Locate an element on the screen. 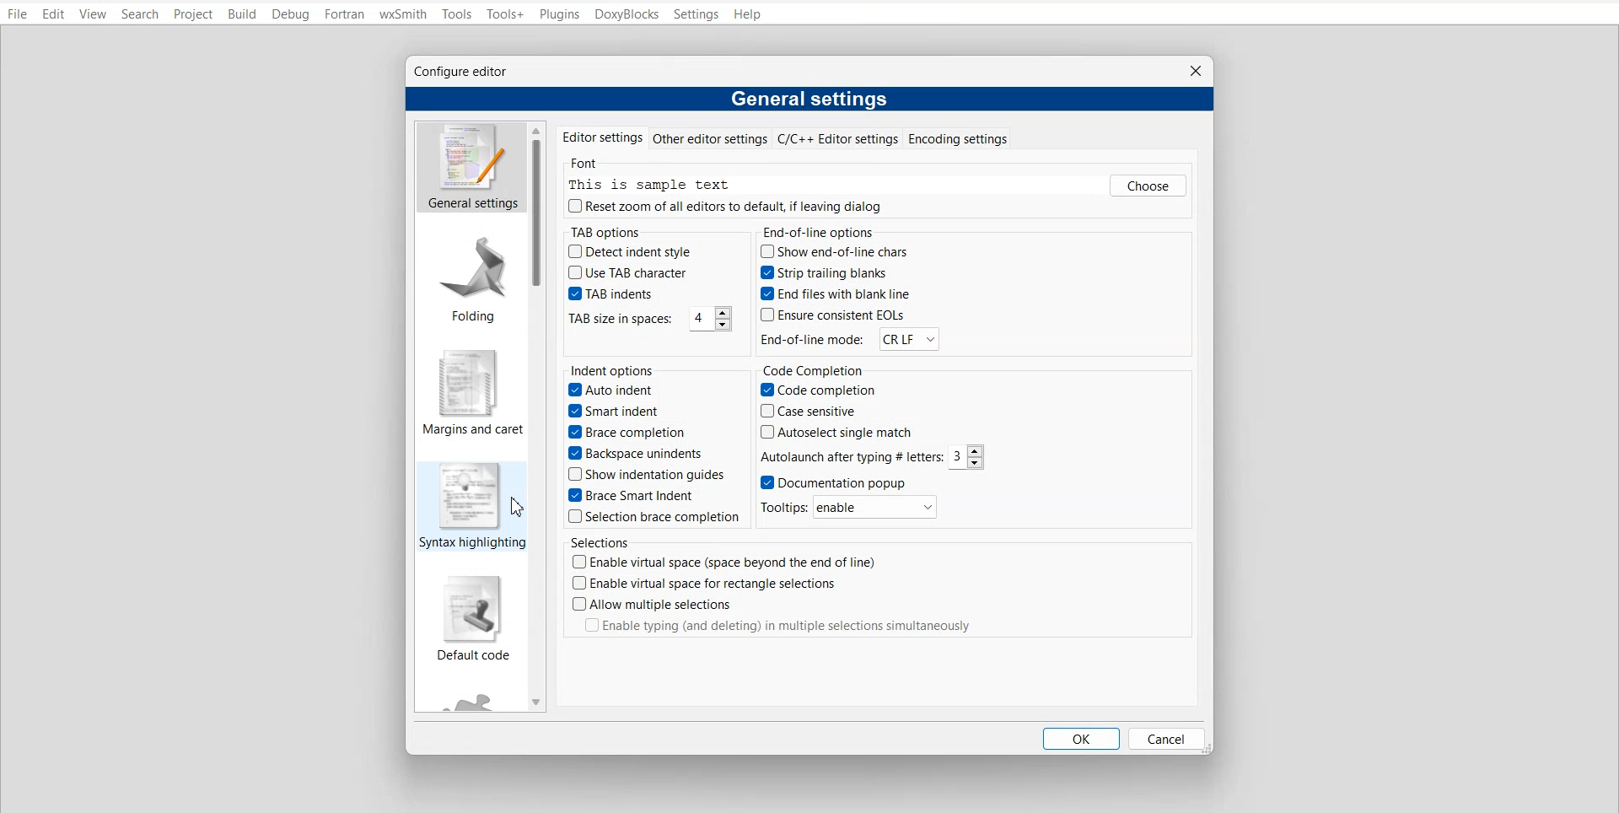  Other editor settings is located at coordinates (710, 138).